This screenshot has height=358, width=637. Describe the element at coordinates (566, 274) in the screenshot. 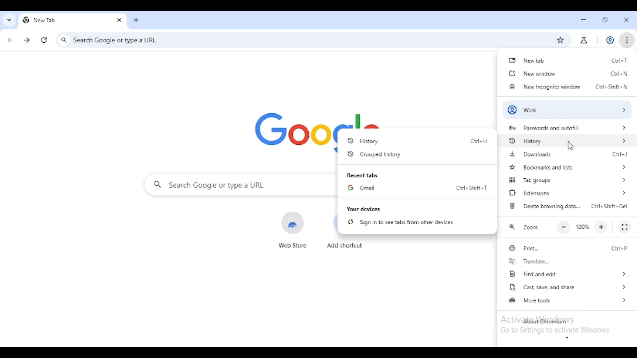

I see `find and edit` at that location.